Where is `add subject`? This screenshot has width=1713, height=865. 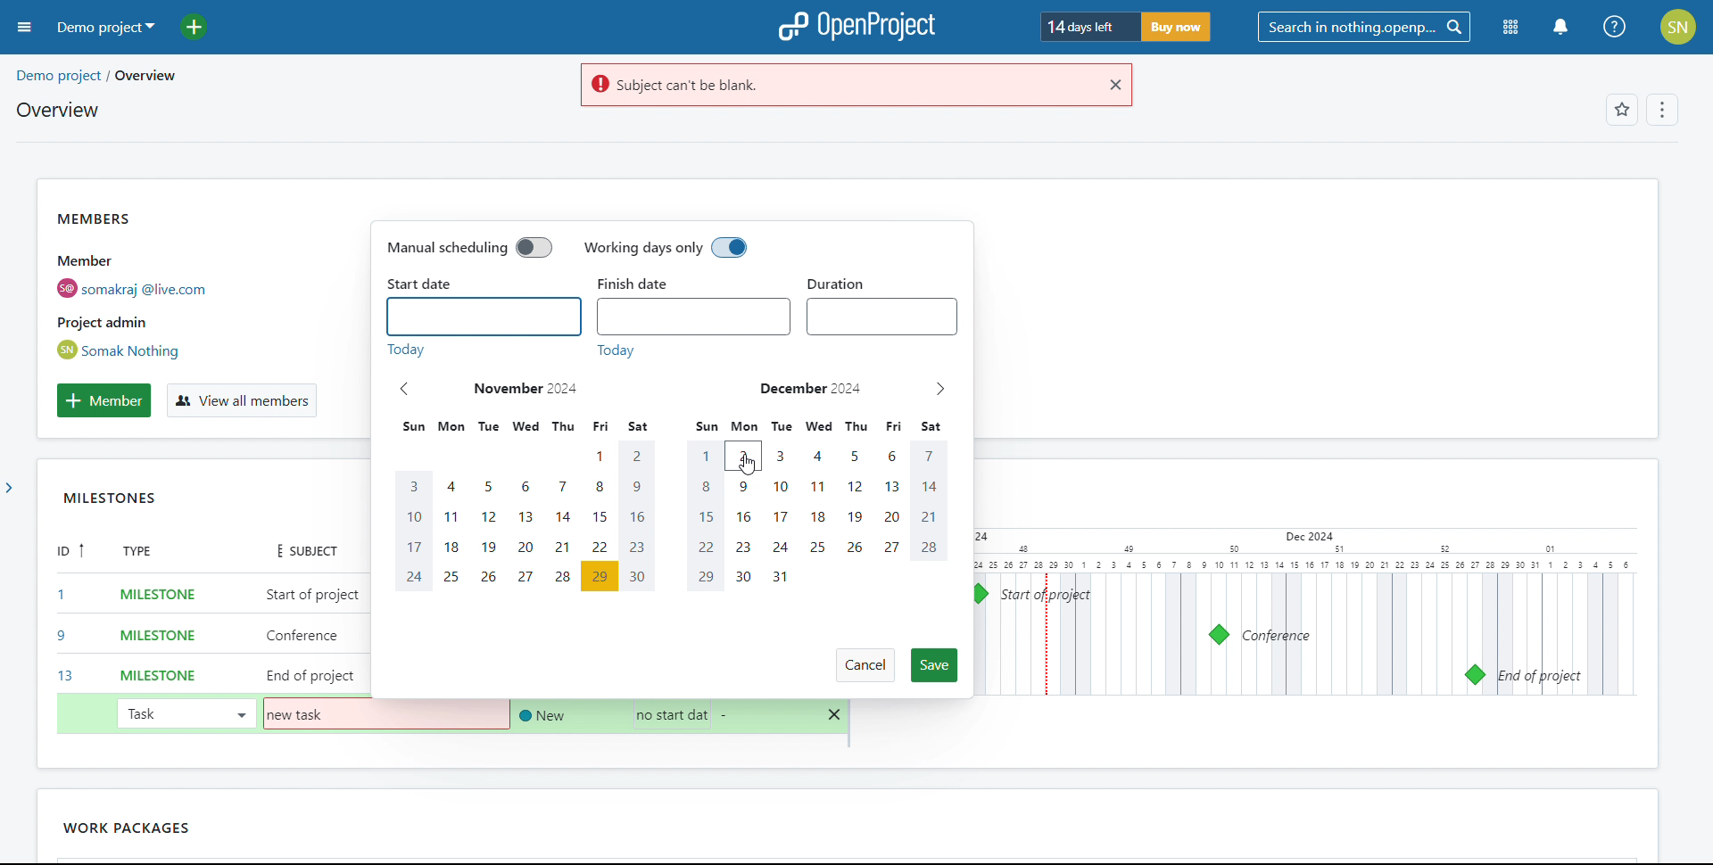
add subject is located at coordinates (314, 636).